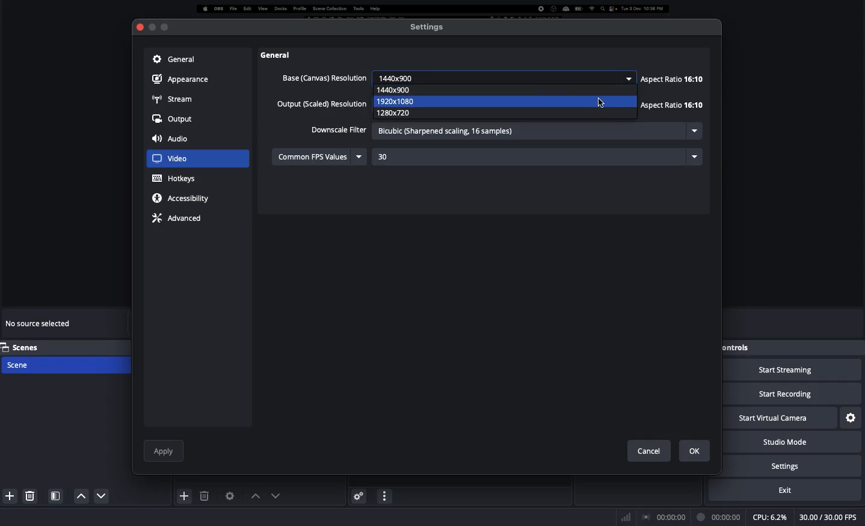 The image size is (865, 526). I want to click on Scen, so click(64, 364).